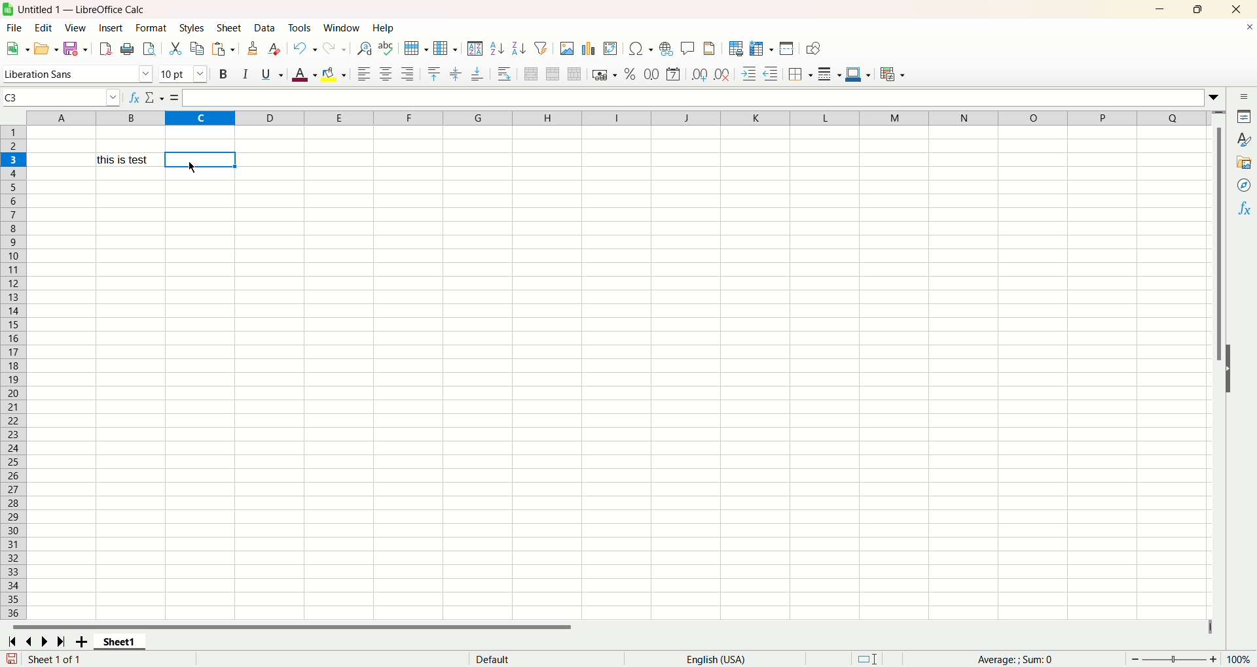  Describe the element at coordinates (455, 74) in the screenshot. I see `center vertically` at that location.